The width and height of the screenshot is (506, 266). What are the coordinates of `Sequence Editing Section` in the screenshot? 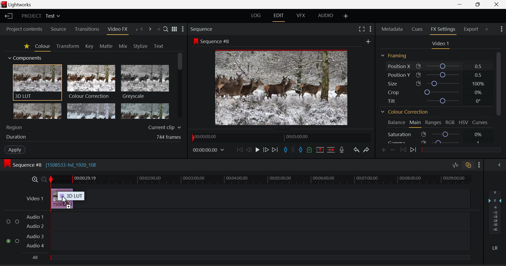 It's located at (53, 165).